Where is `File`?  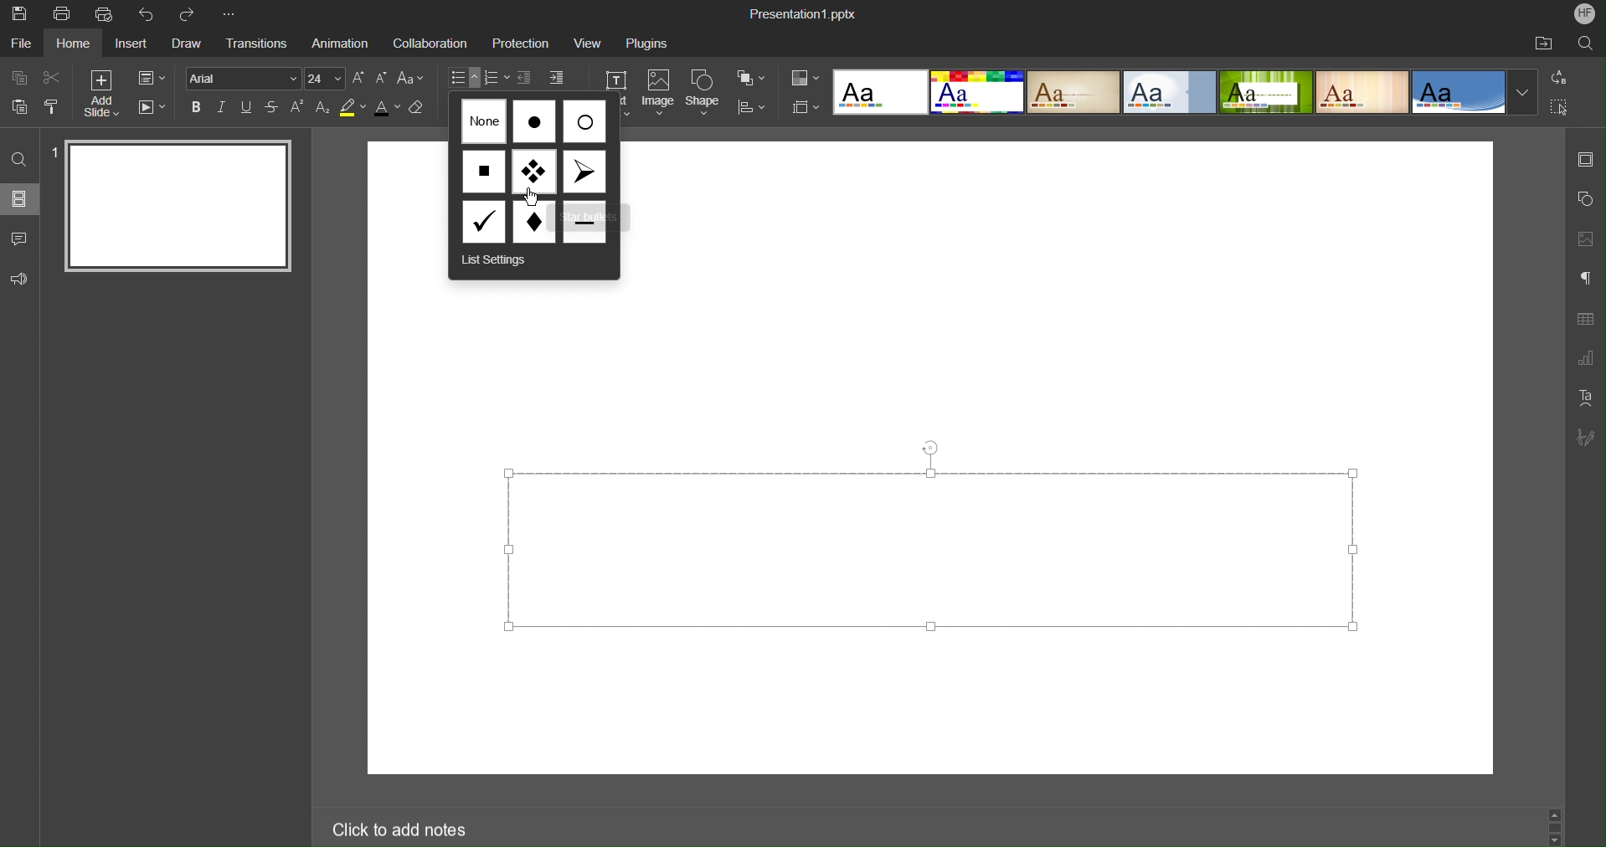
File is located at coordinates (21, 44).